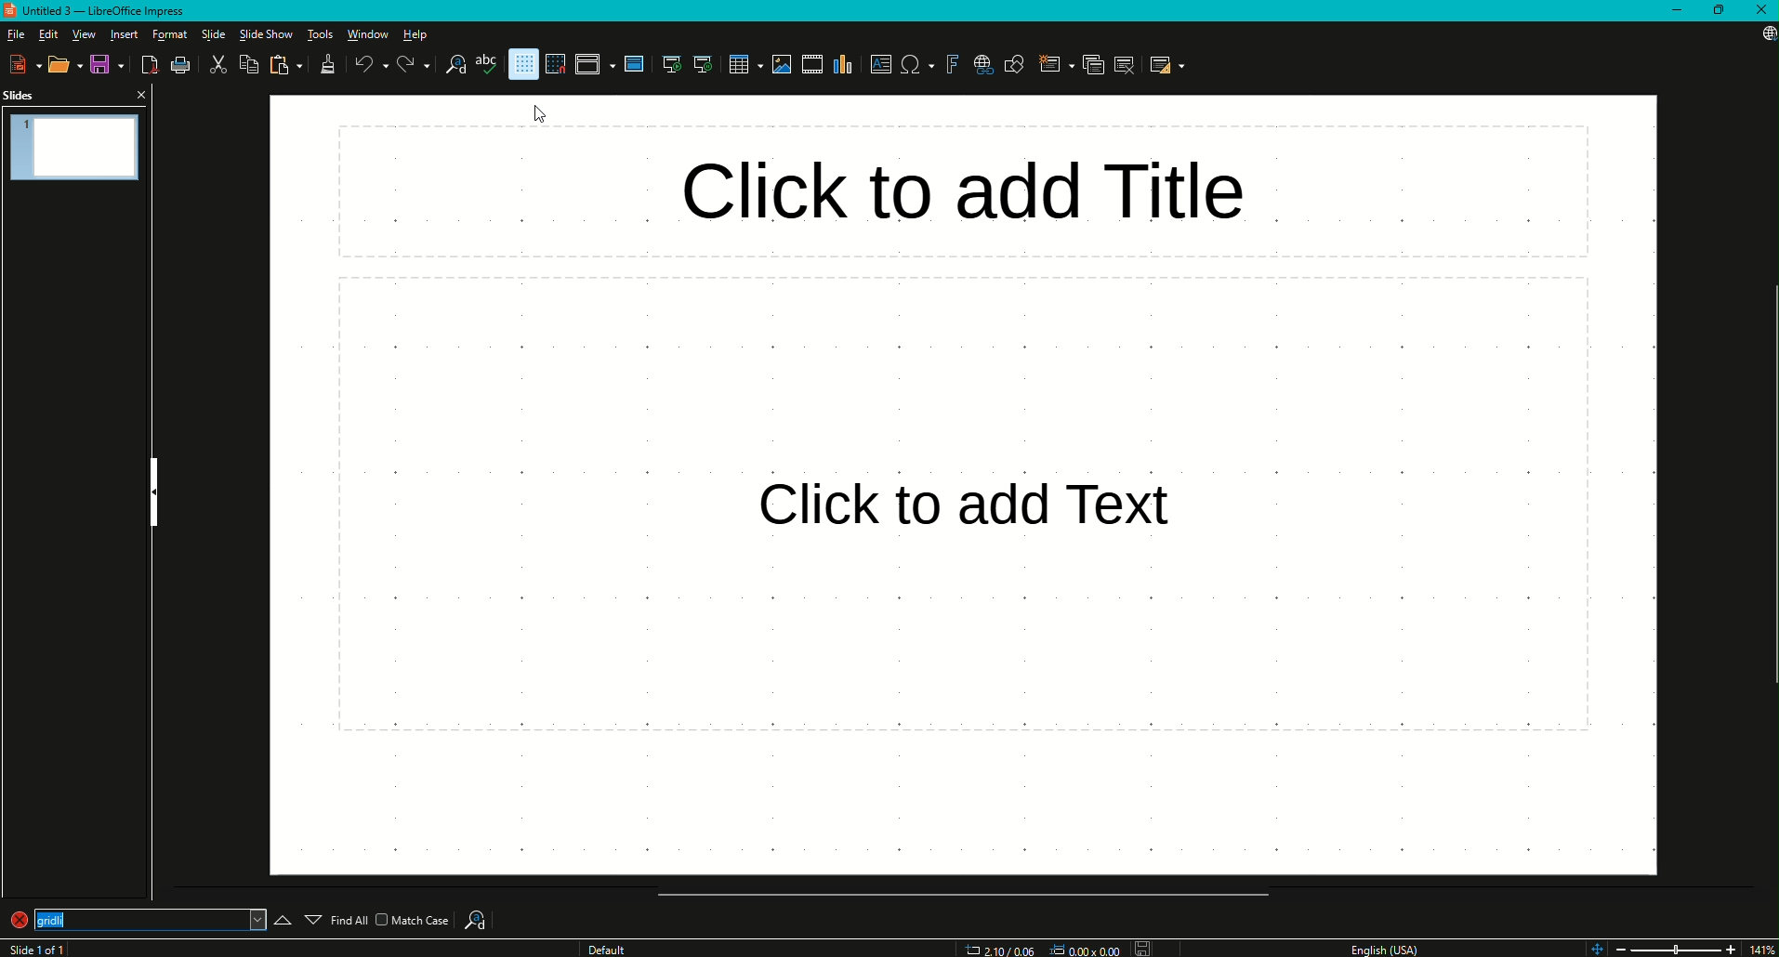 The width and height of the screenshot is (1779, 957). What do you see at coordinates (703, 64) in the screenshot?
I see `Start from current slide` at bounding box center [703, 64].